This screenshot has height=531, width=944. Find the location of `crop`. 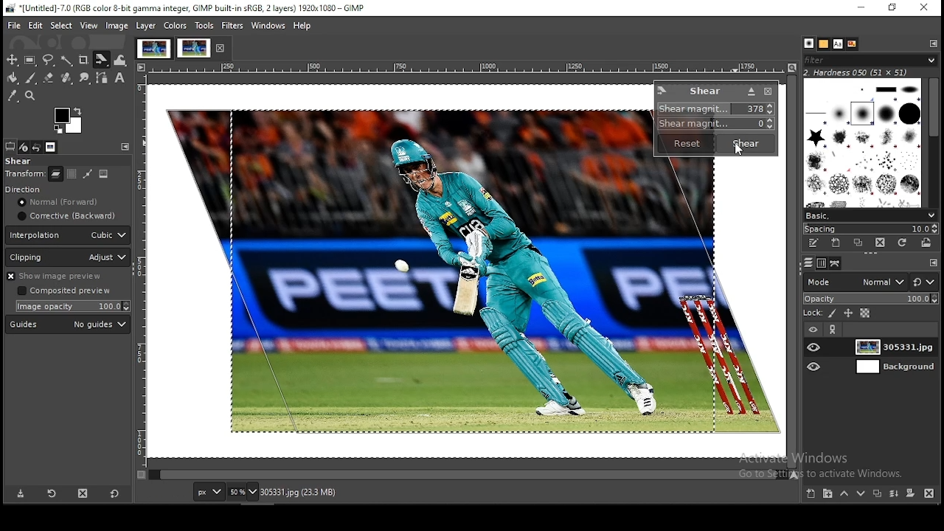

crop is located at coordinates (84, 59).